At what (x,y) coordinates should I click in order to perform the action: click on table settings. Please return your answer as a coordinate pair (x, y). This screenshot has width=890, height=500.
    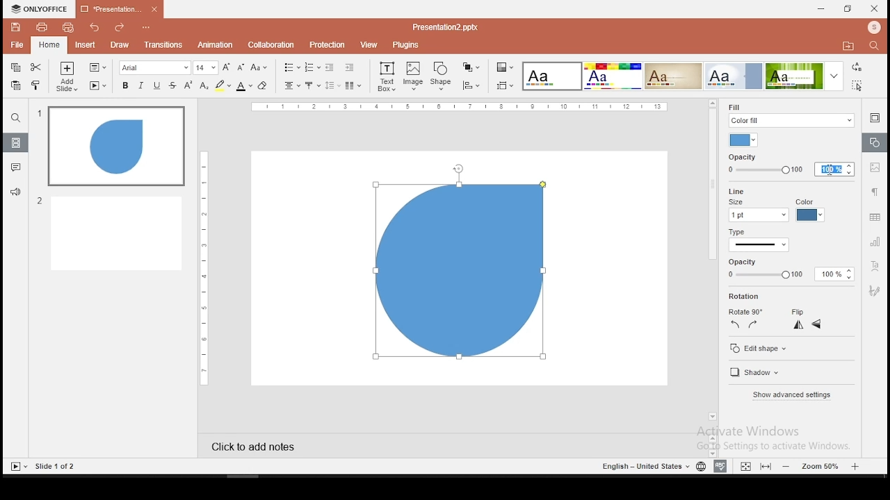
    Looking at the image, I should click on (874, 218).